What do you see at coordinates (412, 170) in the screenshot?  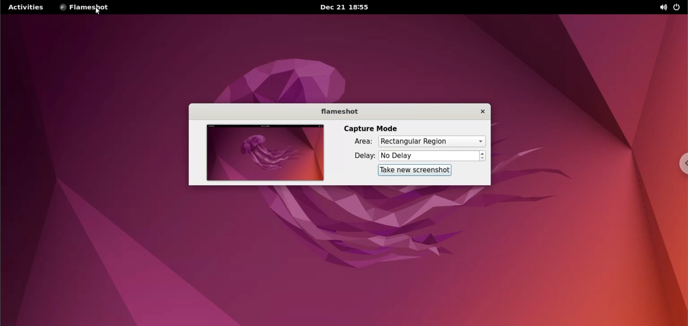 I see `take new screenshot` at bounding box center [412, 170].